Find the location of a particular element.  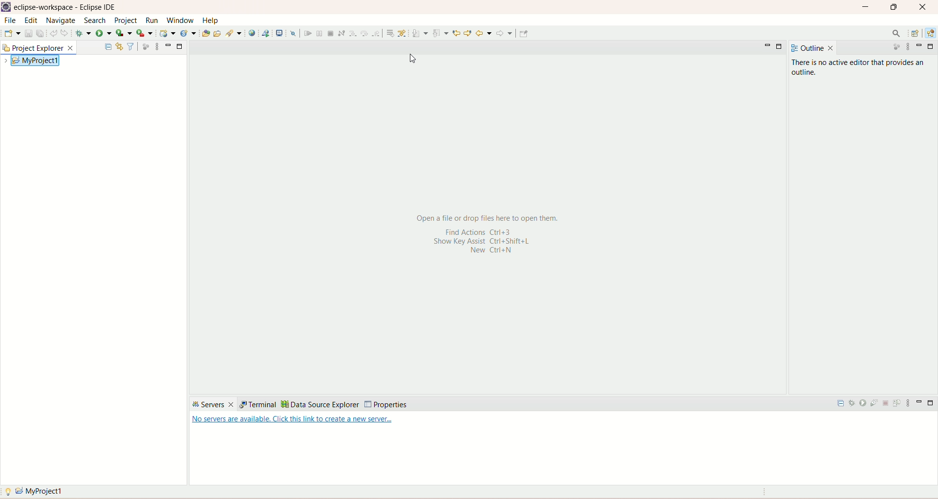

help is located at coordinates (210, 21).